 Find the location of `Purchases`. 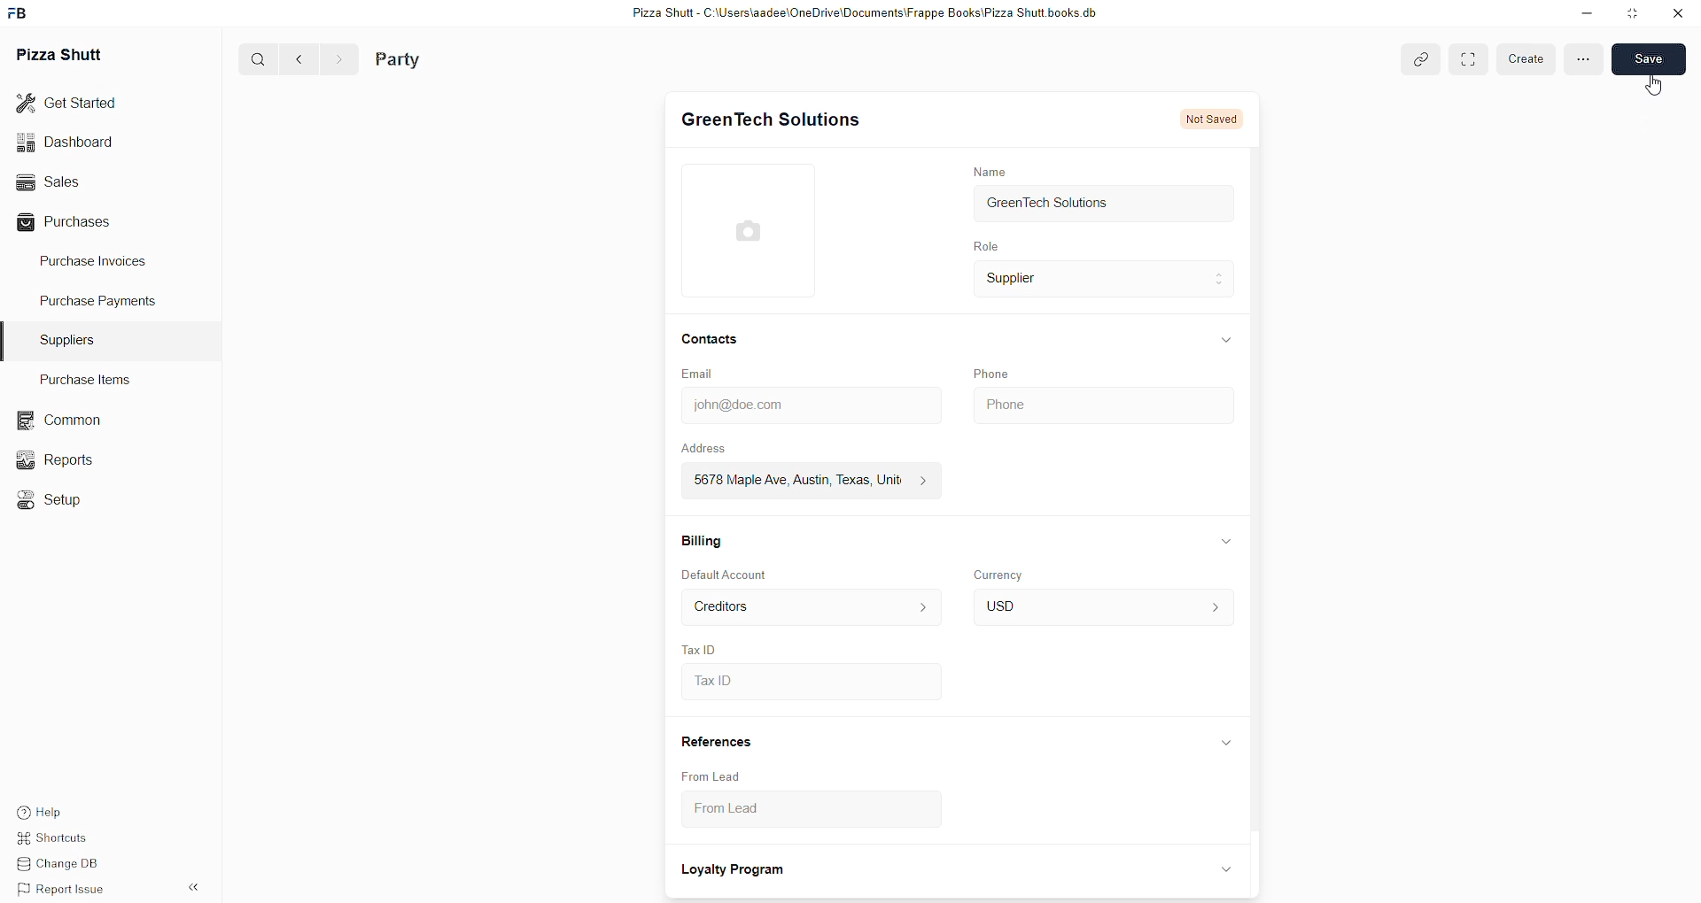

Purchases is located at coordinates (86, 221).